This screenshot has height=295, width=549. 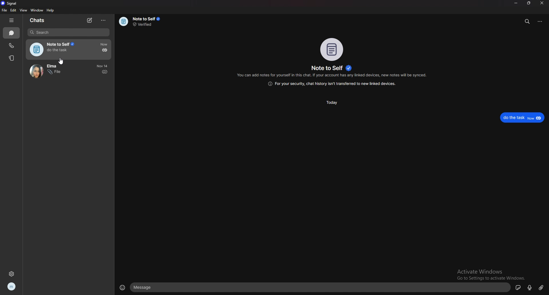 What do you see at coordinates (528, 21) in the screenshot?
I see `search messages` at bounding box center [528, 21].